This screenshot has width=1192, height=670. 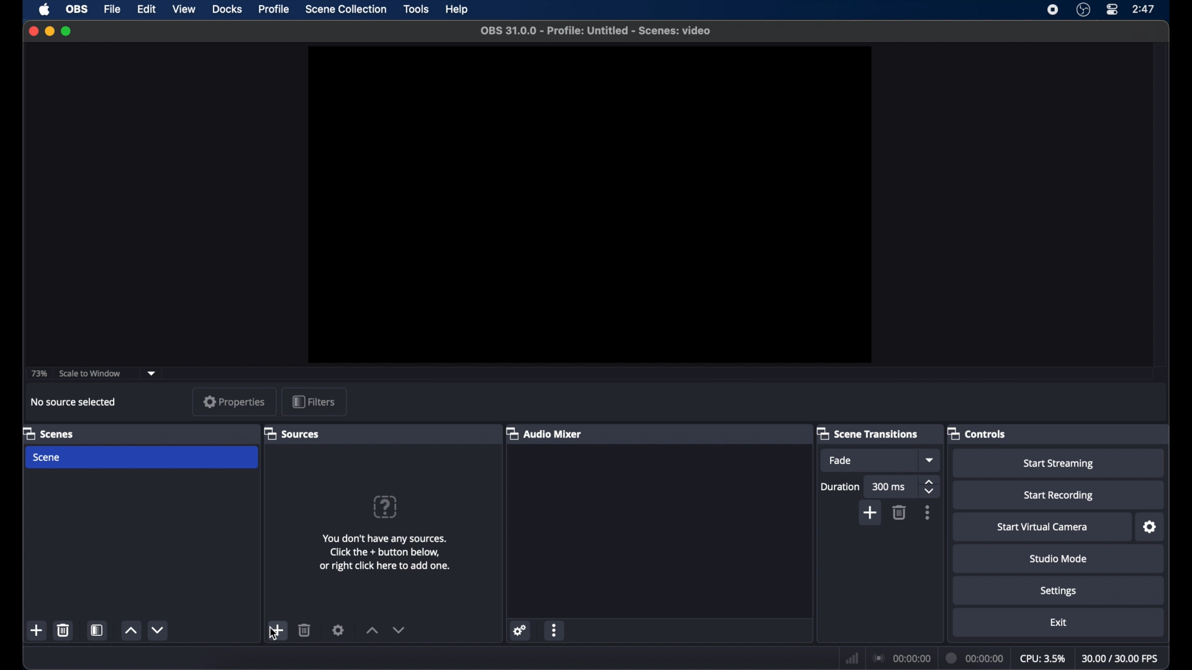 What do you see at coordinates (1059, 592) in the screenshot?
I see `settings` at bounding box center [1059, 592].